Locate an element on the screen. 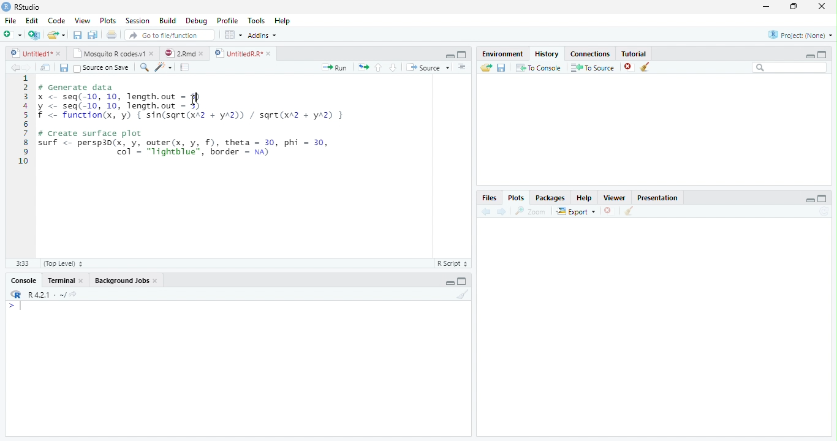 The image size is (837, 441). Maximize is located at coordinates (461, 282).